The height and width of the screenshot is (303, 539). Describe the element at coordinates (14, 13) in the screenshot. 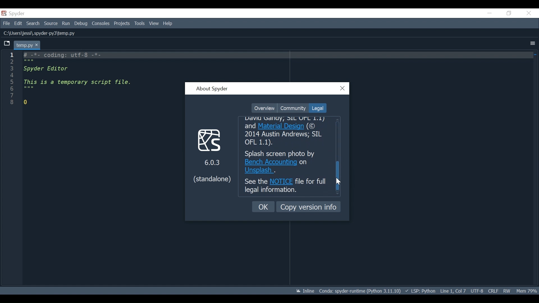

I see `Spyder Desktop Icon` at that location.